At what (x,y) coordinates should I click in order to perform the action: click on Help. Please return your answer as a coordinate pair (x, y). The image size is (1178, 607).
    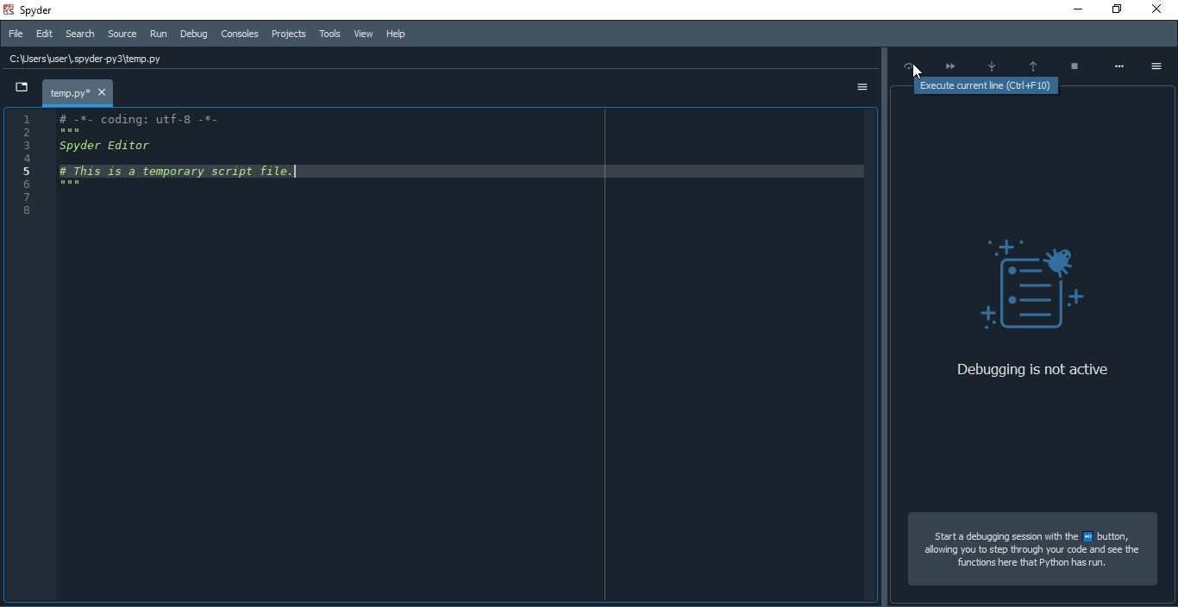
    Looking at the image, I should click on (397, 34).